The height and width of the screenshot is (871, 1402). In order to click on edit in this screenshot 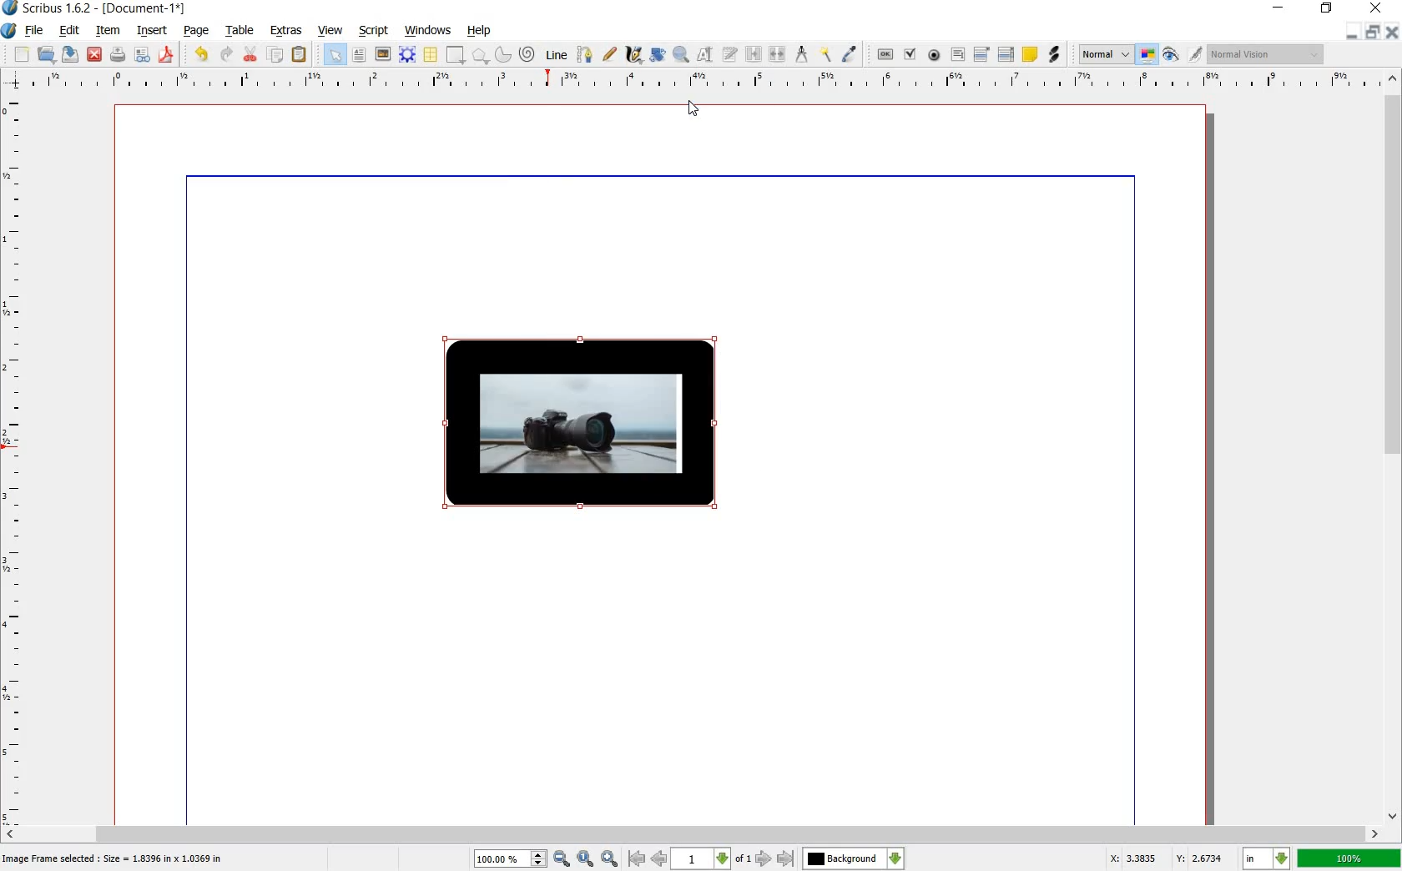, I will do `click(68, 31)`.